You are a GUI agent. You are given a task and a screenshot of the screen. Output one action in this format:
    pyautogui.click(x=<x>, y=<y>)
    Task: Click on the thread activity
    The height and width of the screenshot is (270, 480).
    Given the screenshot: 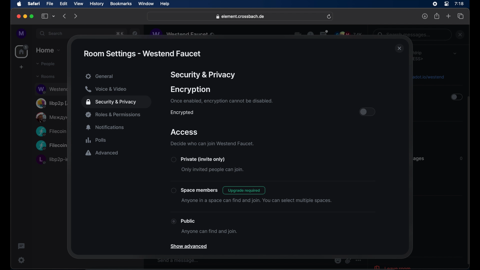 What is the action you would take?
    pyautogui.click(x=22, y=246)
    